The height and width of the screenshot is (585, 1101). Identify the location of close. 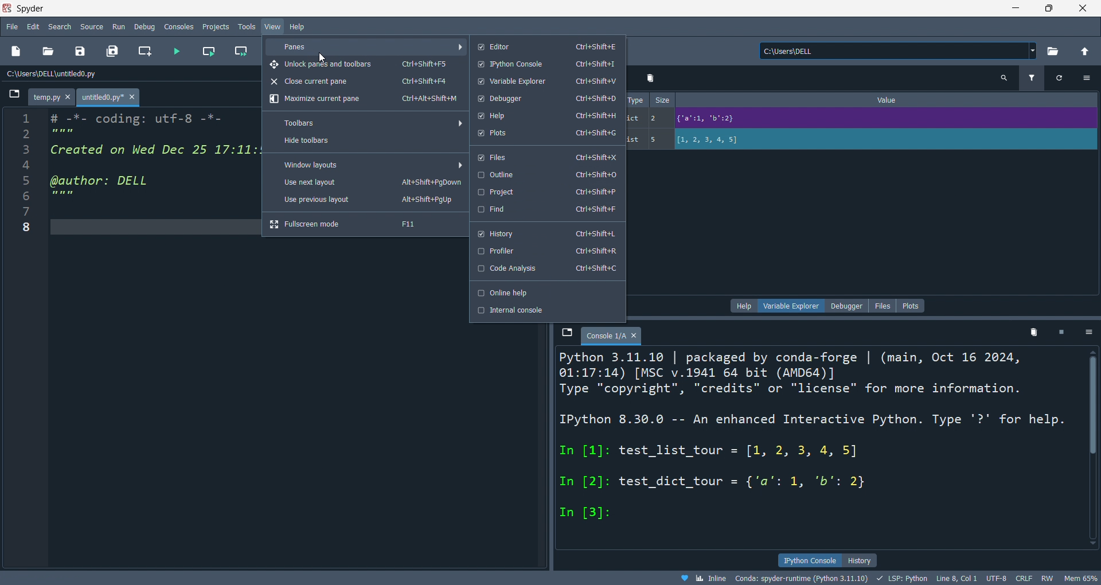
(1087, 9).